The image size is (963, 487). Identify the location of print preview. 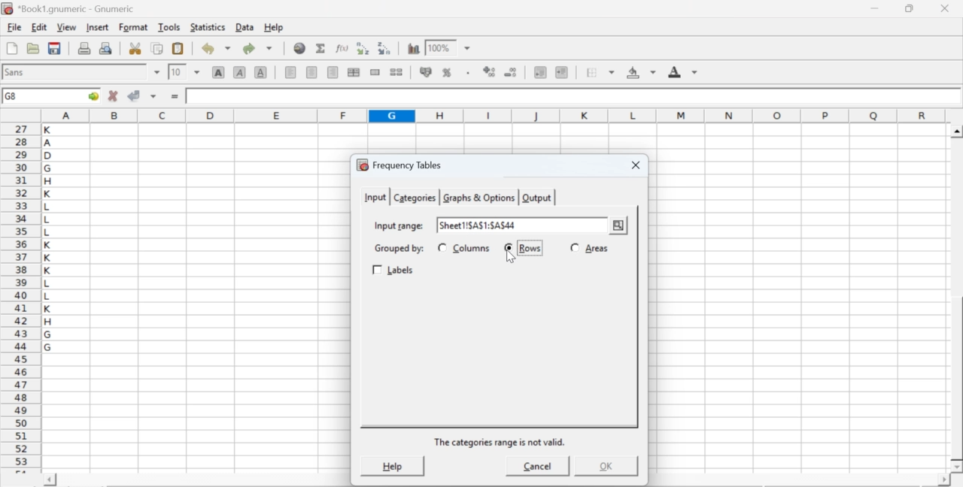
(106, 47).